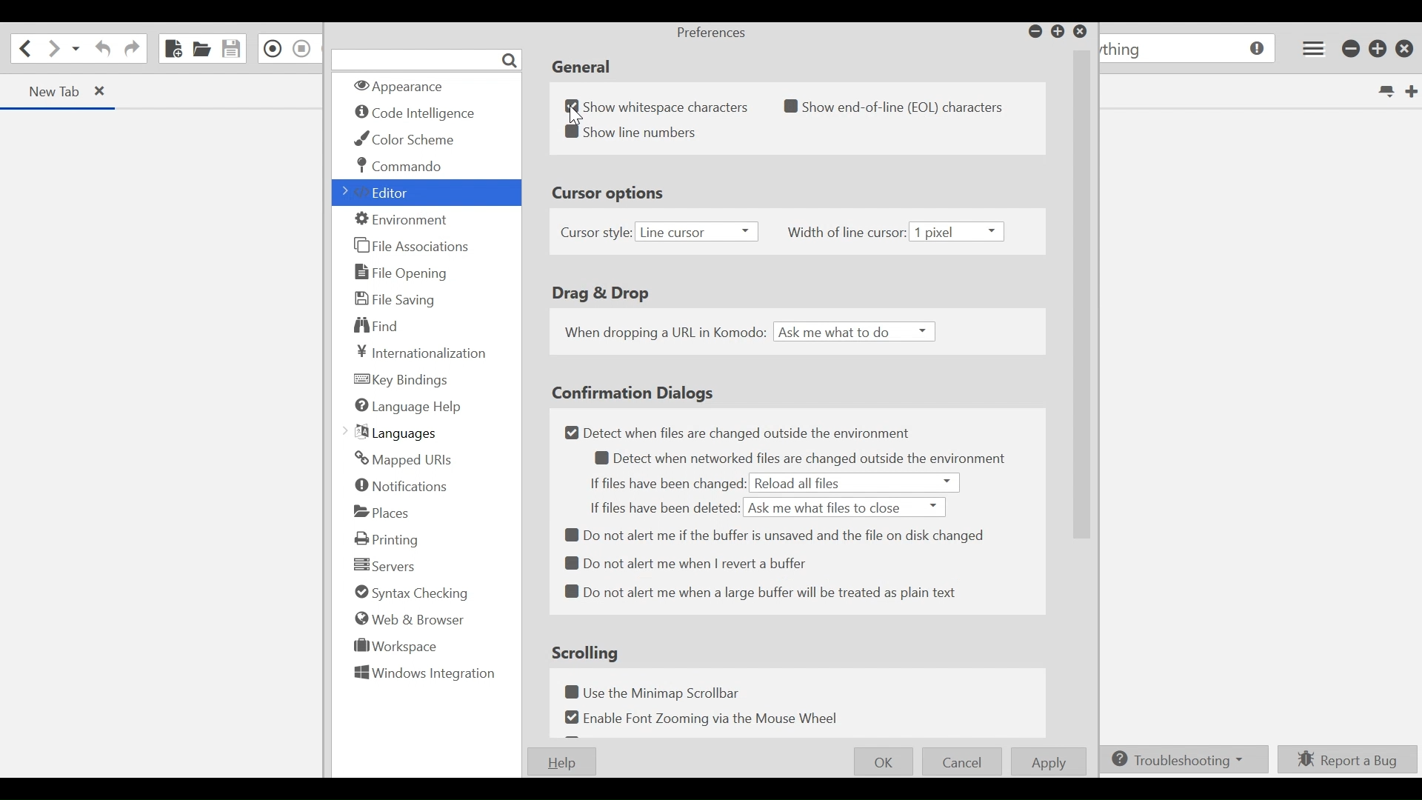 Image resolution: width=1422 pixels, height=800 pixels. I want to click on reload all files, so click(855, 483).